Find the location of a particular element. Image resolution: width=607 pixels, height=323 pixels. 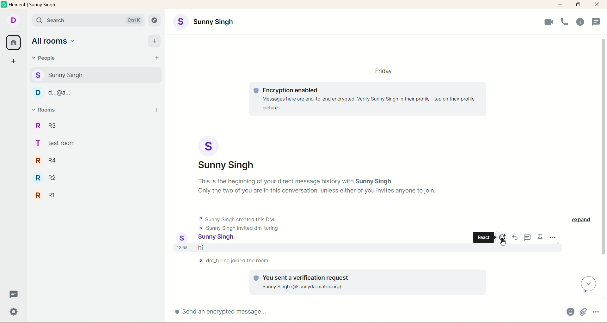

text is located at coordinates (318, 186).